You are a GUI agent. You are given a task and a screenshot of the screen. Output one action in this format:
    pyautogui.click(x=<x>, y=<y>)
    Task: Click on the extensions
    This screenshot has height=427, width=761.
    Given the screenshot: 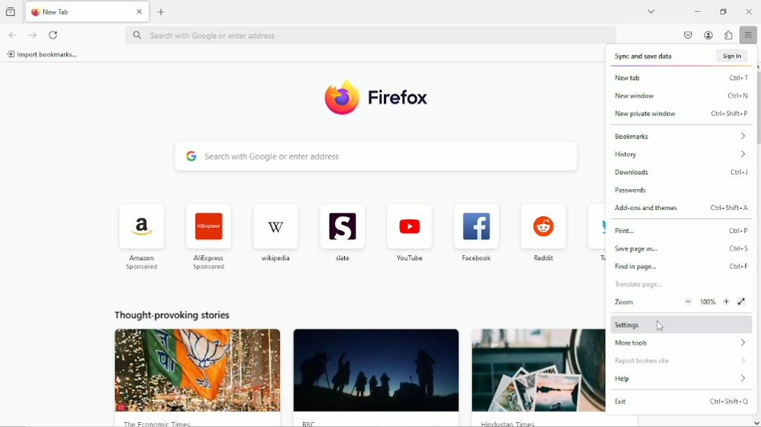 What is the action you would take?
    pyautogui.click(x=729, y=35)
    